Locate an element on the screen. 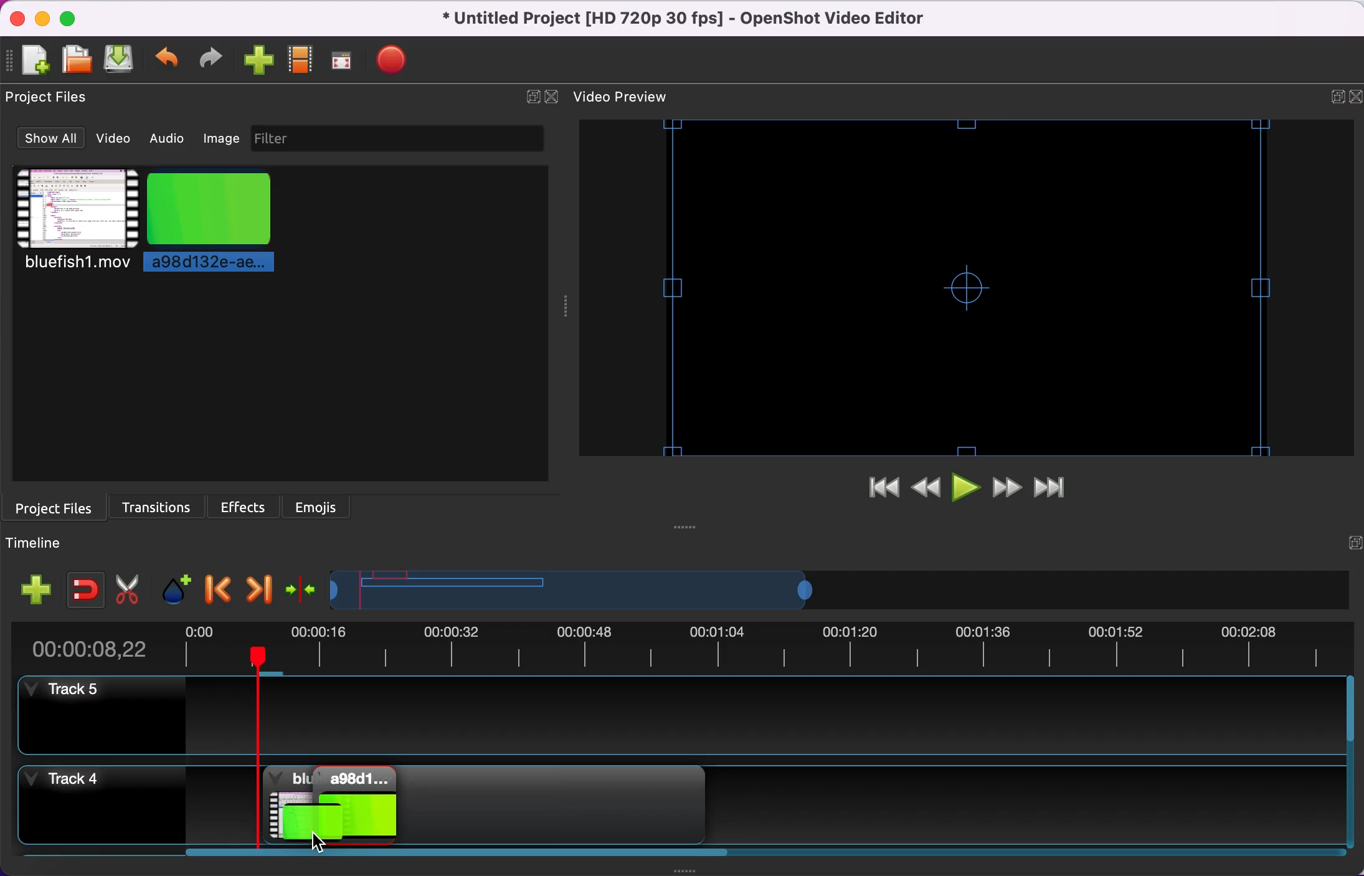  fast forward is located at coordinates (1010, 490).